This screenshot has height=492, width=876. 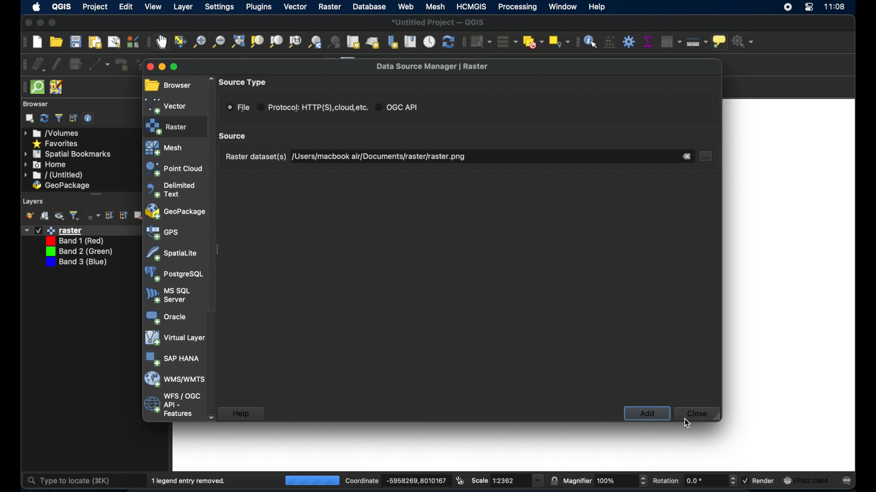 What do you see at coordinates (68, 154) in the screenshot?
I see `spatial bookmarks` at bounding box center [68, 154].